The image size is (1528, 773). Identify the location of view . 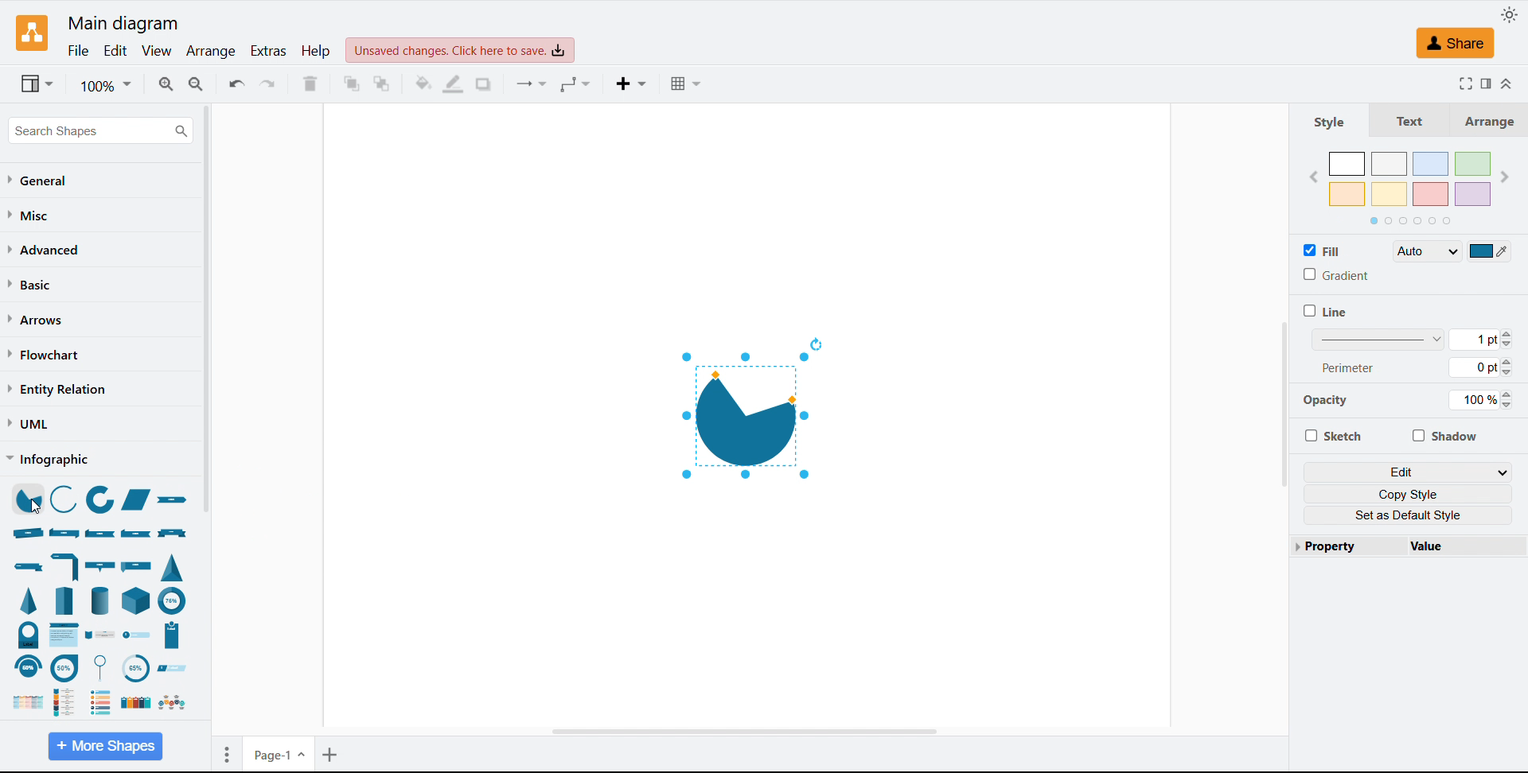
(157, 52).